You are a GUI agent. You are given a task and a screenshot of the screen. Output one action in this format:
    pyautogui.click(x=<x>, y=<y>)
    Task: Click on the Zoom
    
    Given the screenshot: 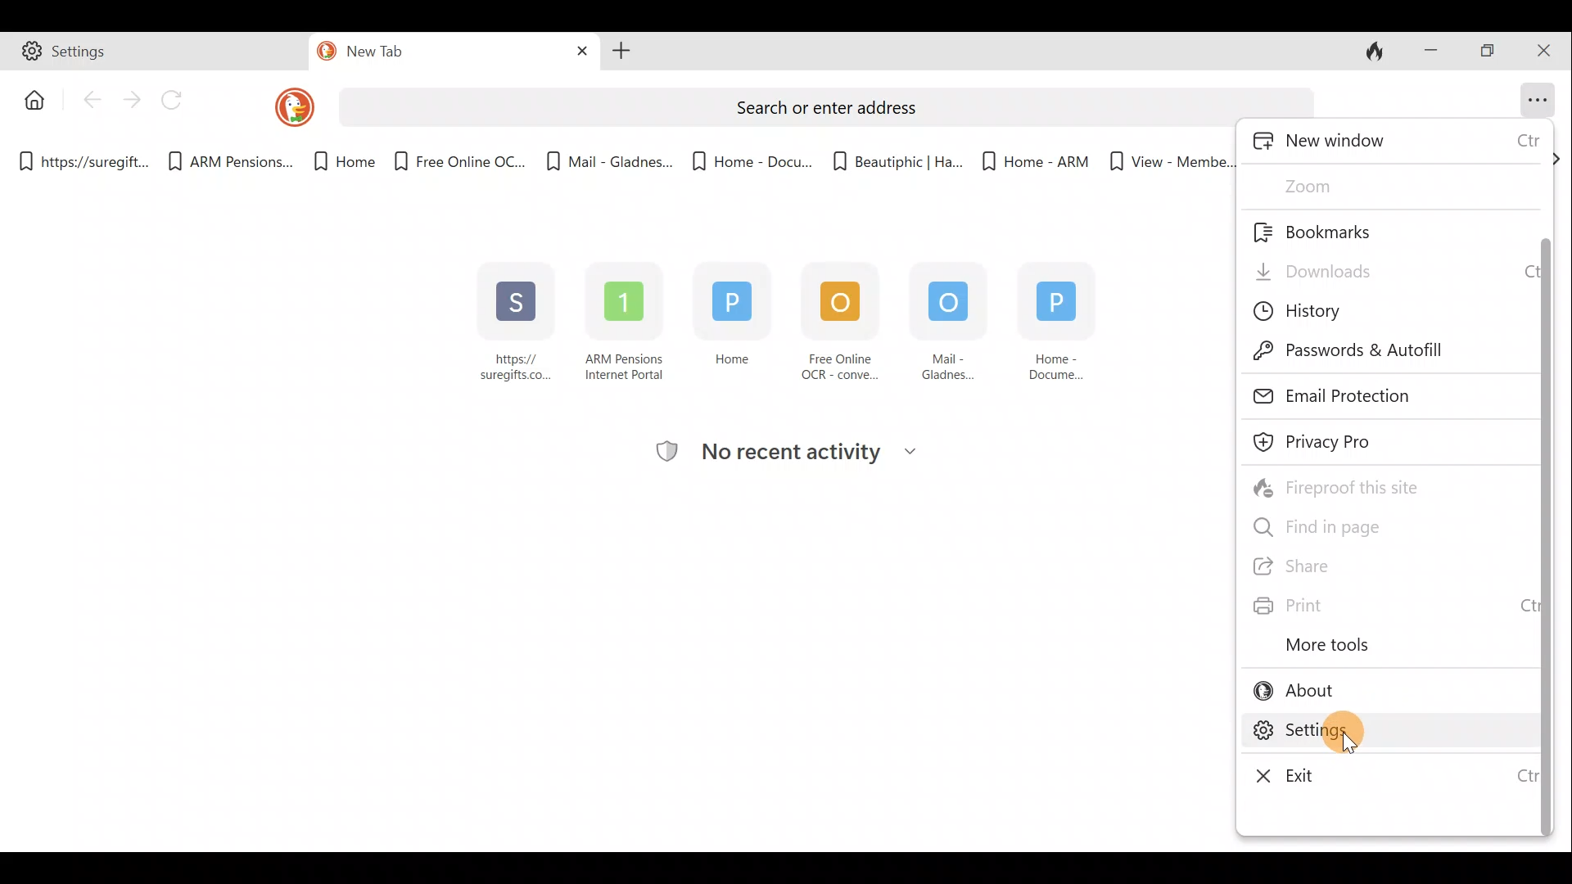 What is the action you would take?
    pyautogui.click(x=1347, y=185)
    